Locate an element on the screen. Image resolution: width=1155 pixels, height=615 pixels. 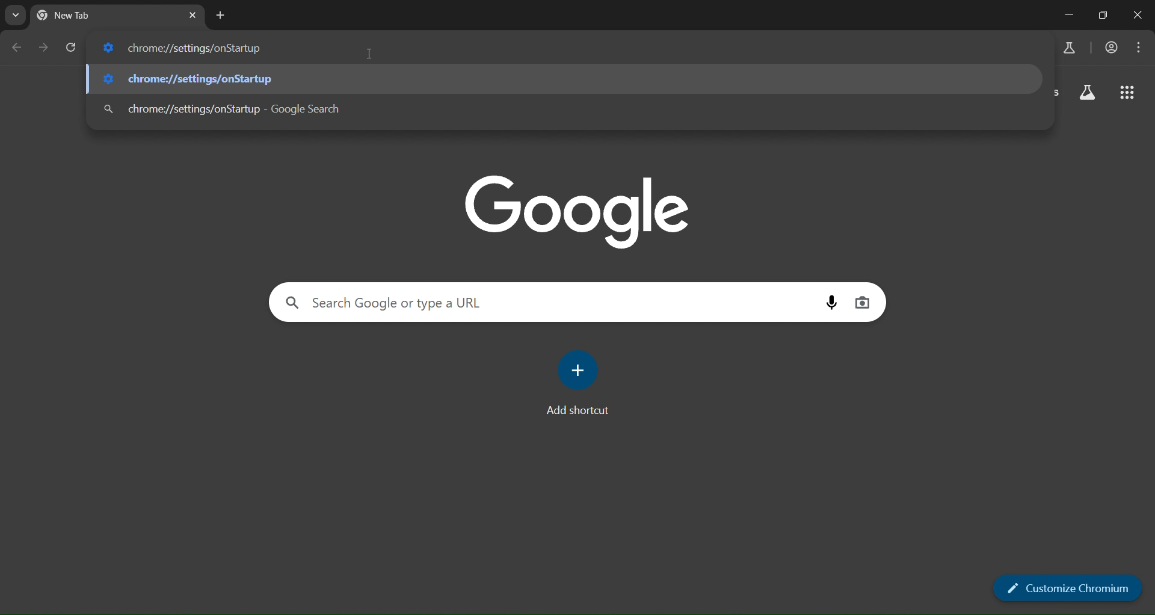
add shortcut is located at coordinates (581, 383).